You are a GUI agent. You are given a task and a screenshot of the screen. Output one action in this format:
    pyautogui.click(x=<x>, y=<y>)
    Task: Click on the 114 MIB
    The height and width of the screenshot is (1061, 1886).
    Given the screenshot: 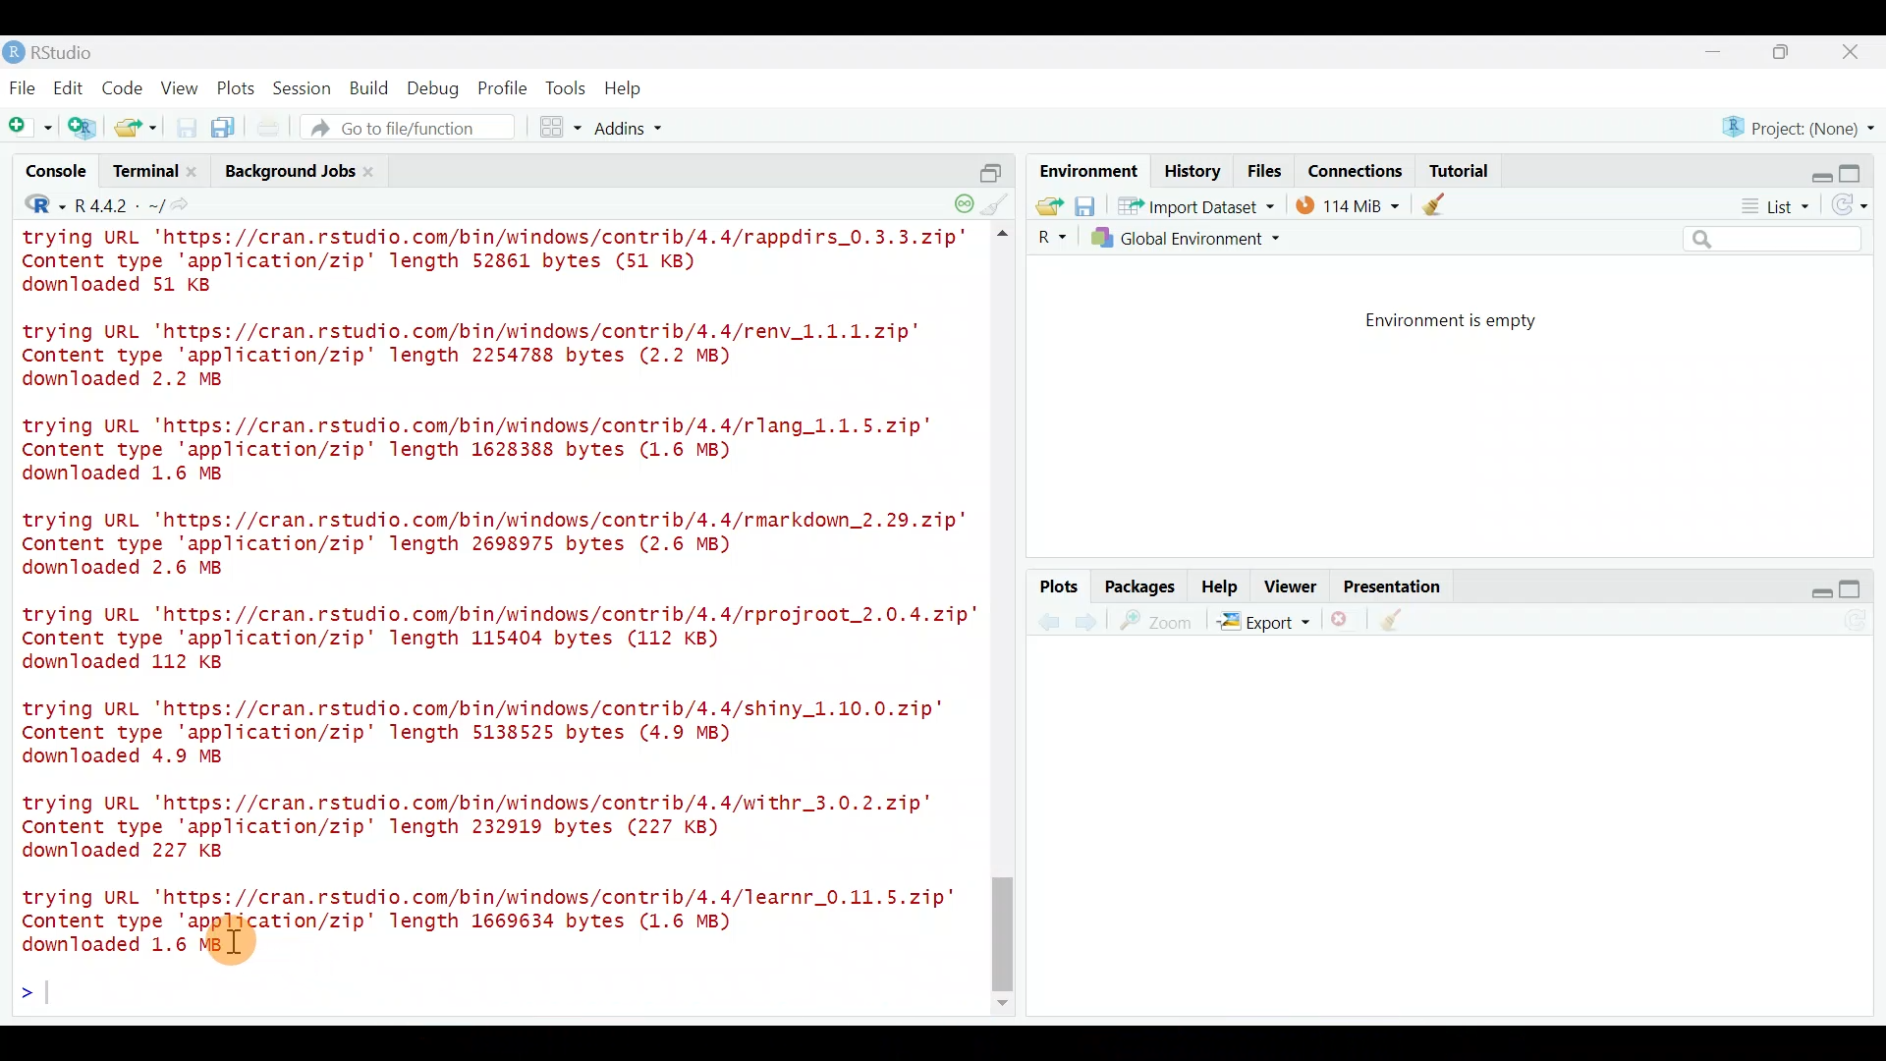 What is the action you would take?
    pyautogui.click(x=1348, y=204)
    